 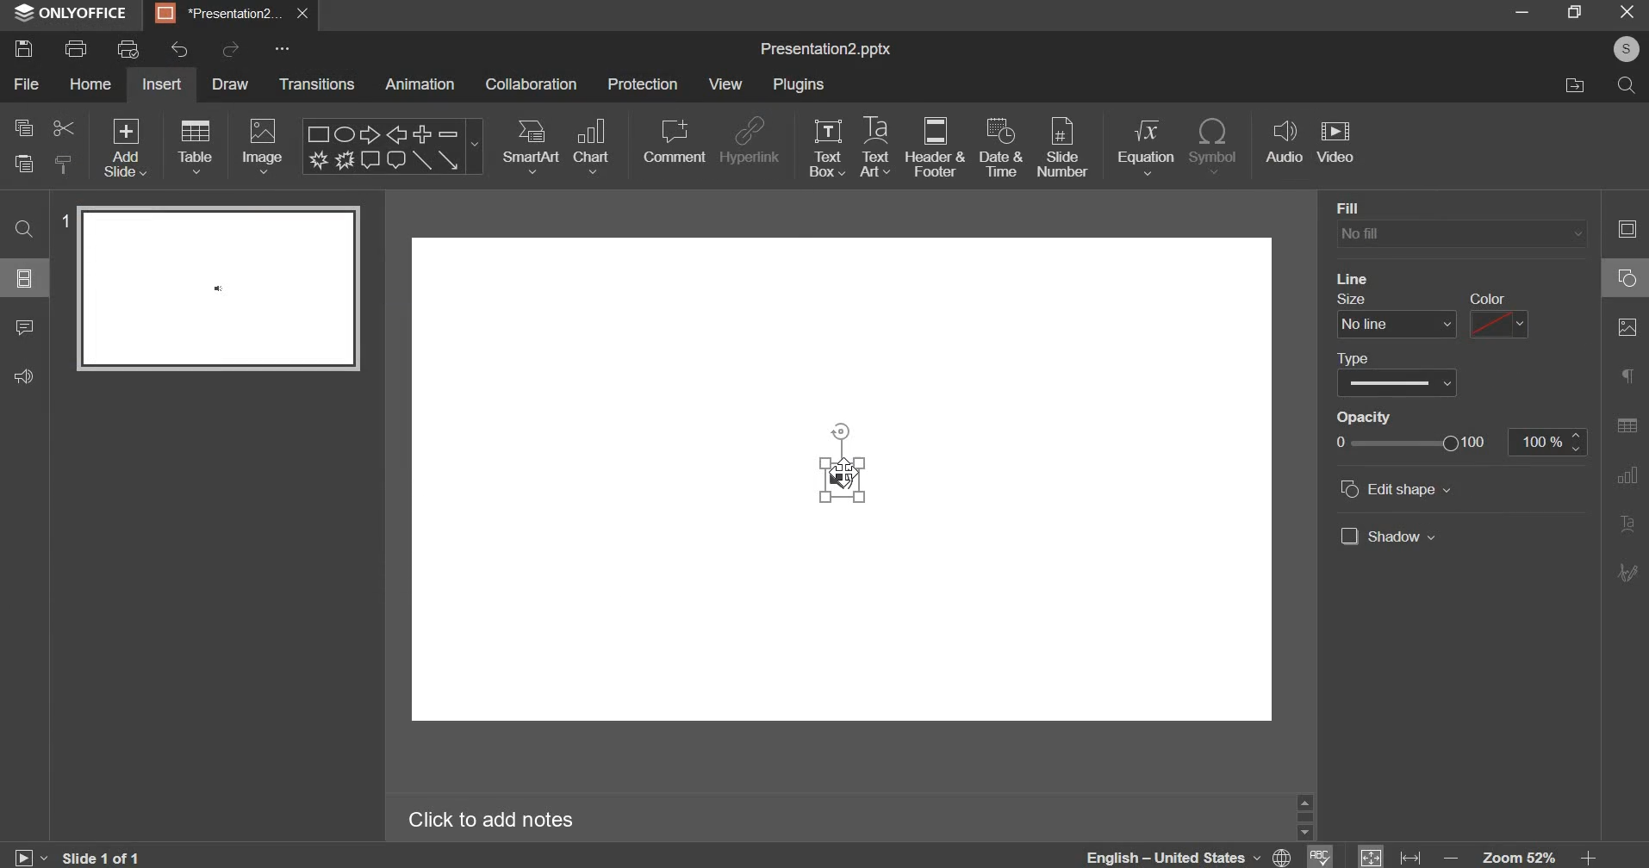 I want to click on date & time, so click(x=1001, y=146).